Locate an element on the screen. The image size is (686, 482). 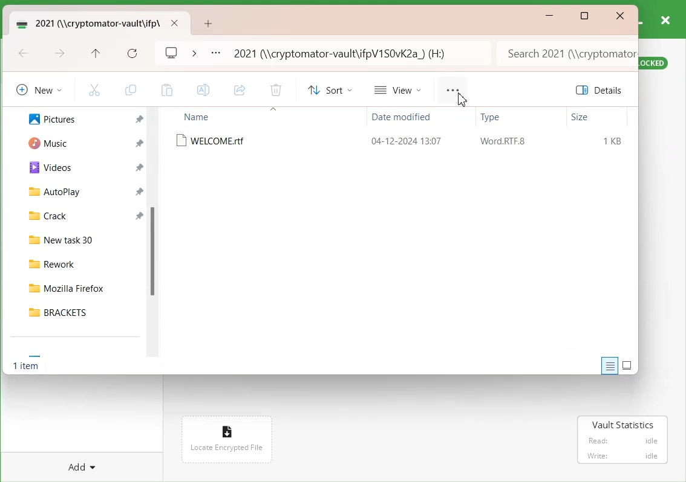
Videos is located at coordinates (47, 167).